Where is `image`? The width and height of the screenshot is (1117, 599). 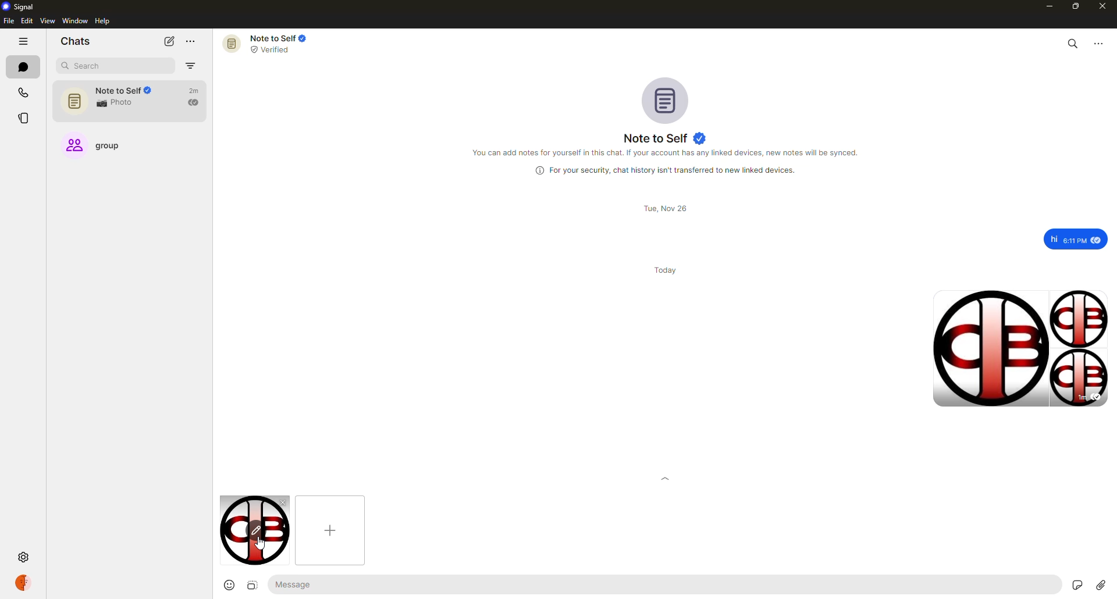 image is located at coordinates (250, 585).